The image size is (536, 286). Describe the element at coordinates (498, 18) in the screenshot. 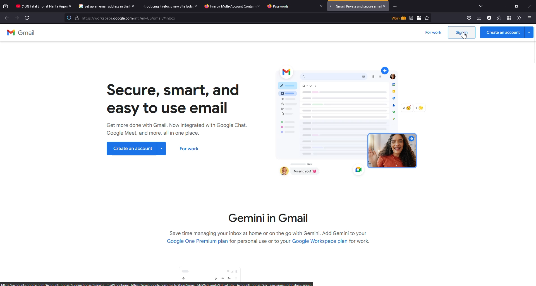

I see `extensions` at that location.